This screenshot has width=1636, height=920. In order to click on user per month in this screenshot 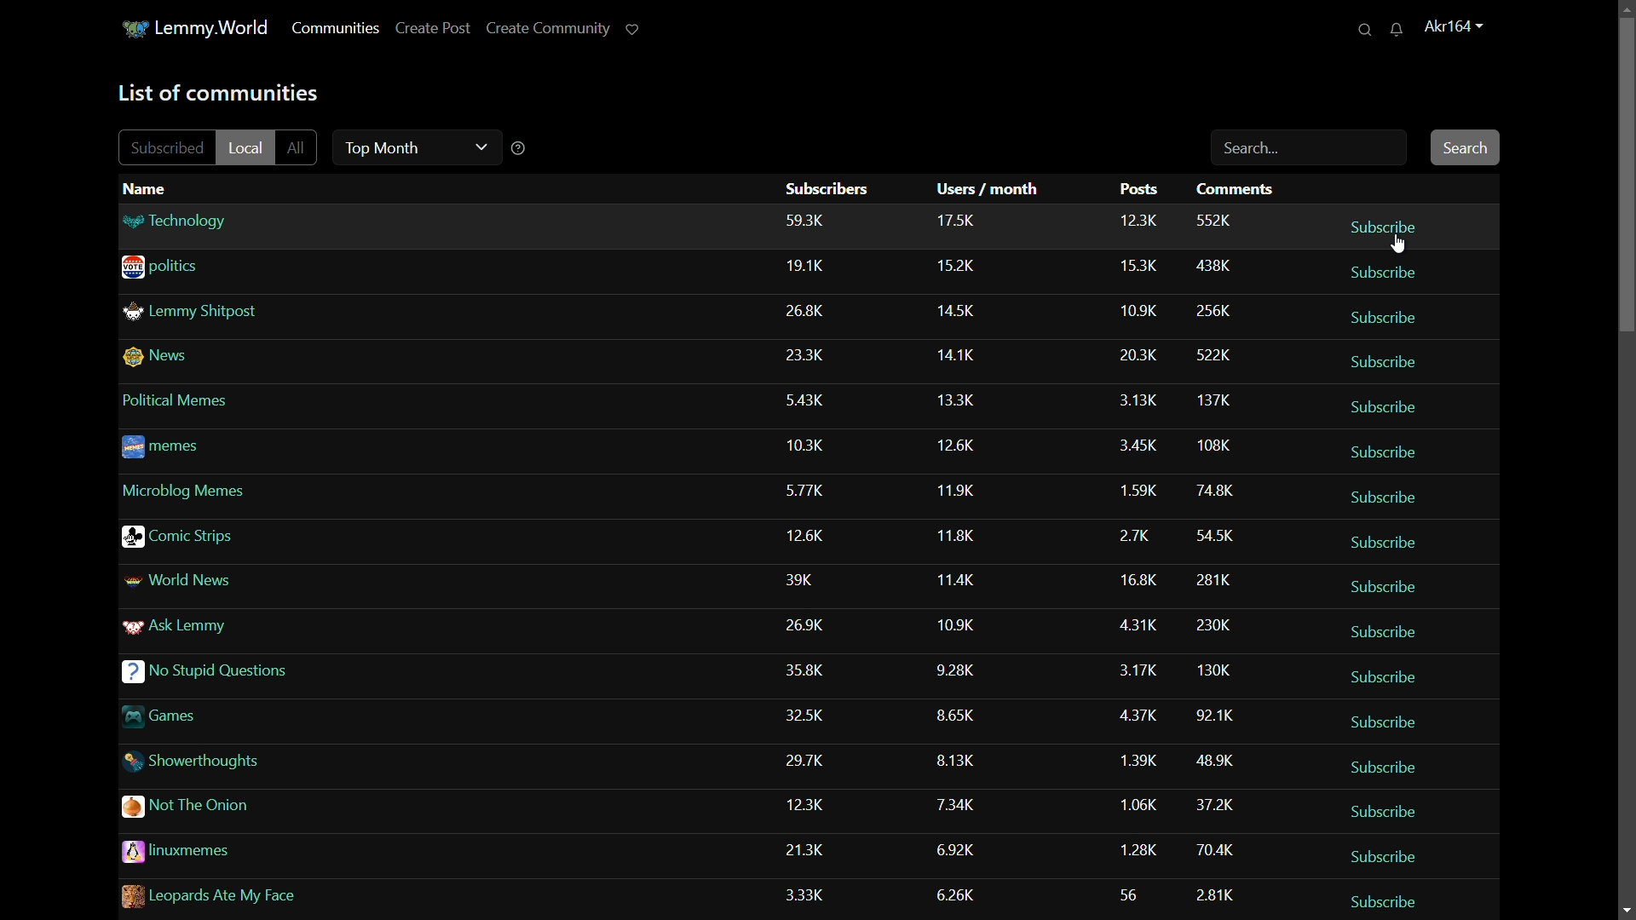, I will do `click(960, 442)`.